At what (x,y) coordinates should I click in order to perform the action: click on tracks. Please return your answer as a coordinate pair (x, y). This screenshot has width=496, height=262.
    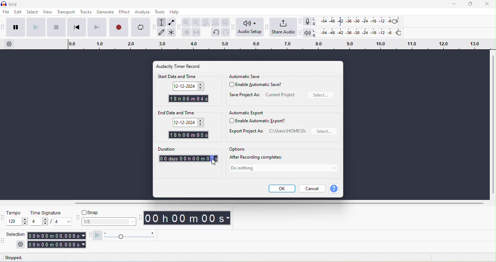
    Looking at the image, I should click on (87, 12).